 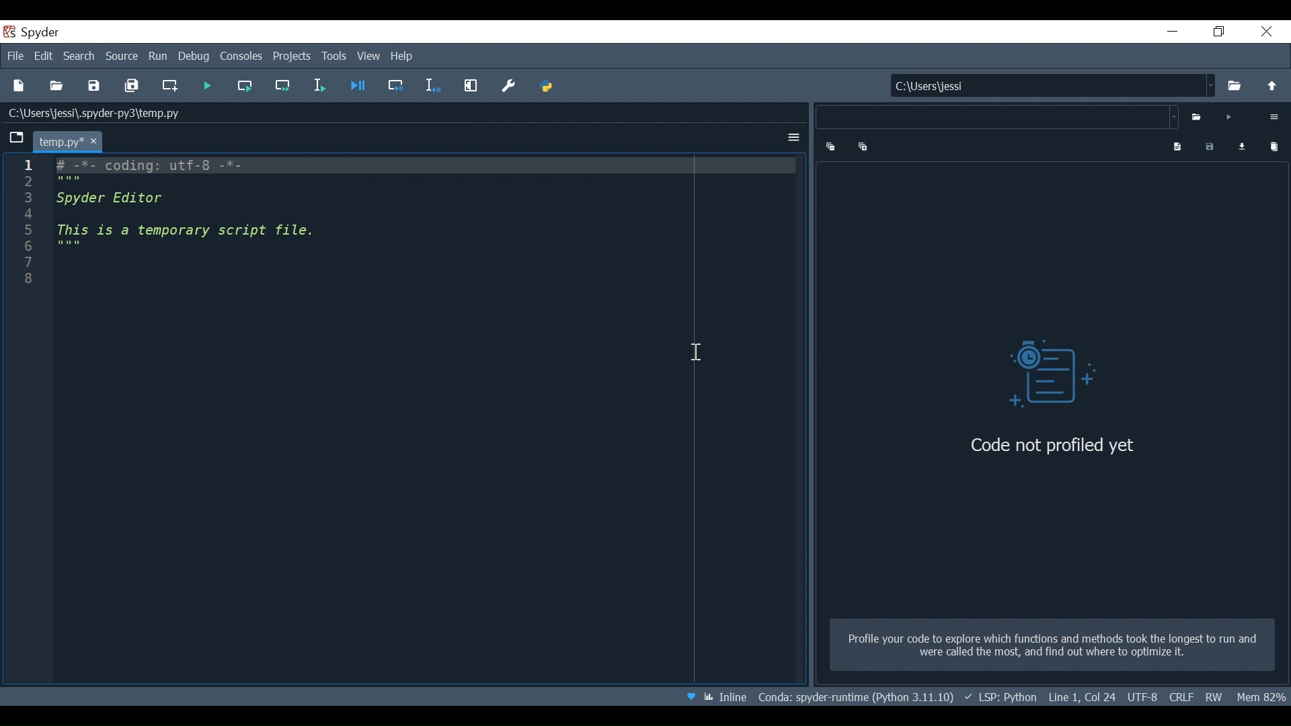 I want to click on Memory Usage, so click(x=1261, y=694).